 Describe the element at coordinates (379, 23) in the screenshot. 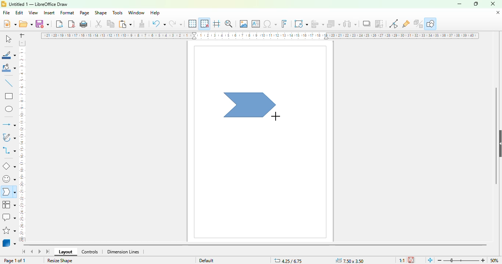

I see `crop image` at that location.